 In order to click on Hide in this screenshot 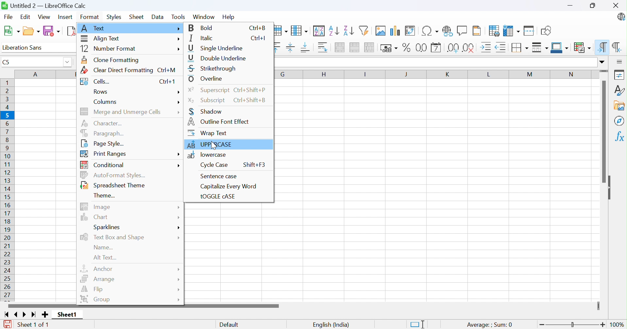, I will do `click(610, 186)`.